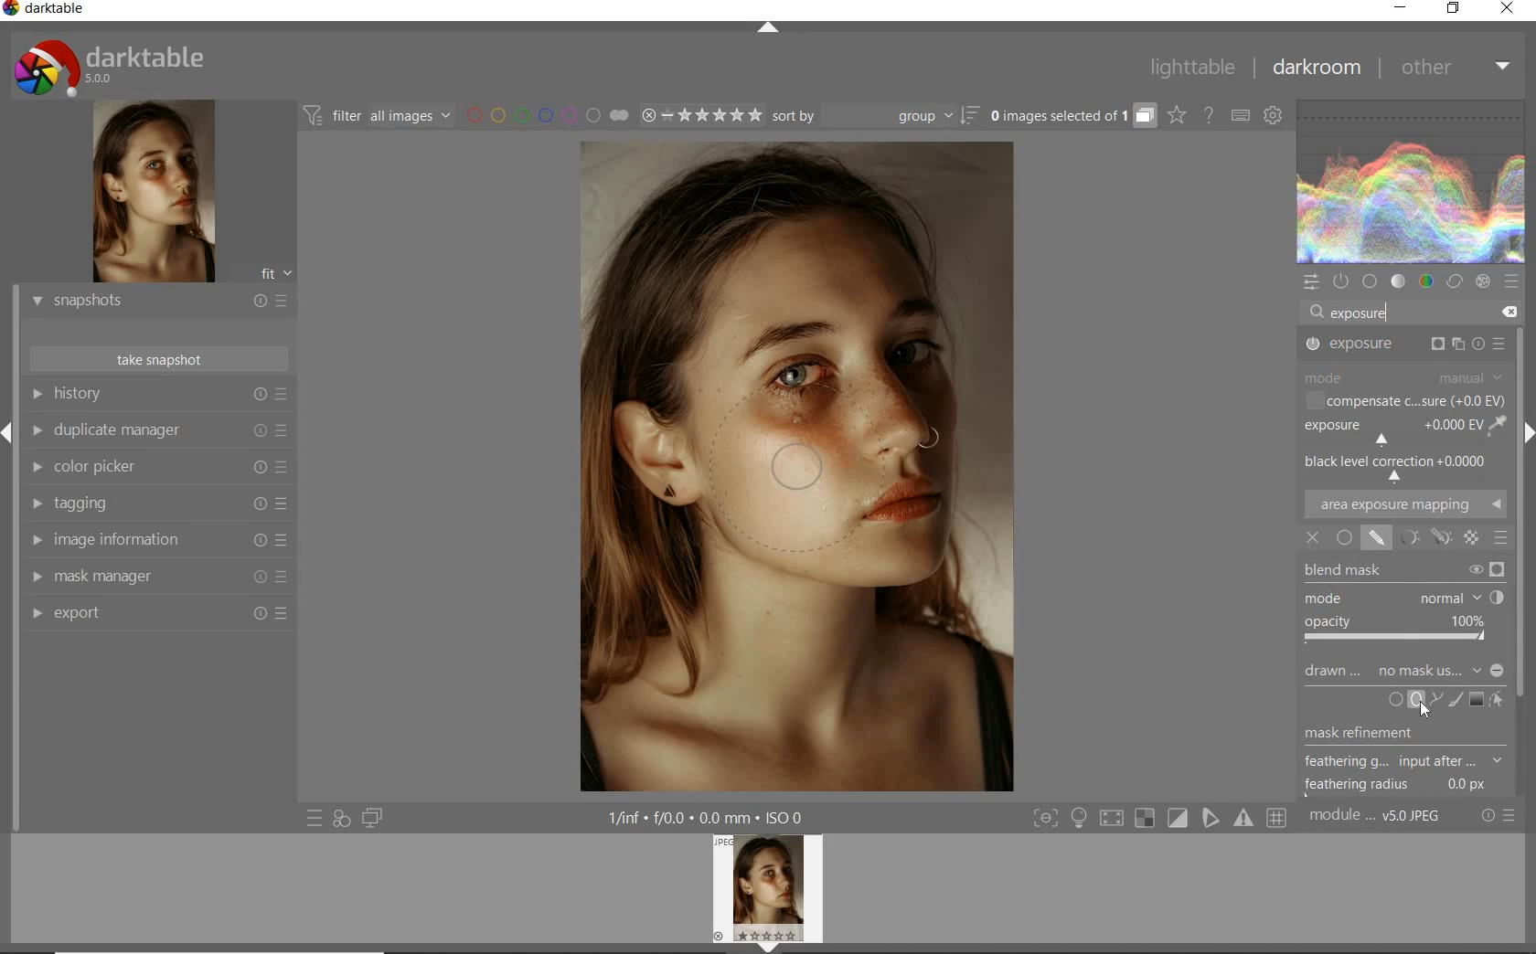 The image size is (1536, 954). I want to click on image preview, so click(771, 894).